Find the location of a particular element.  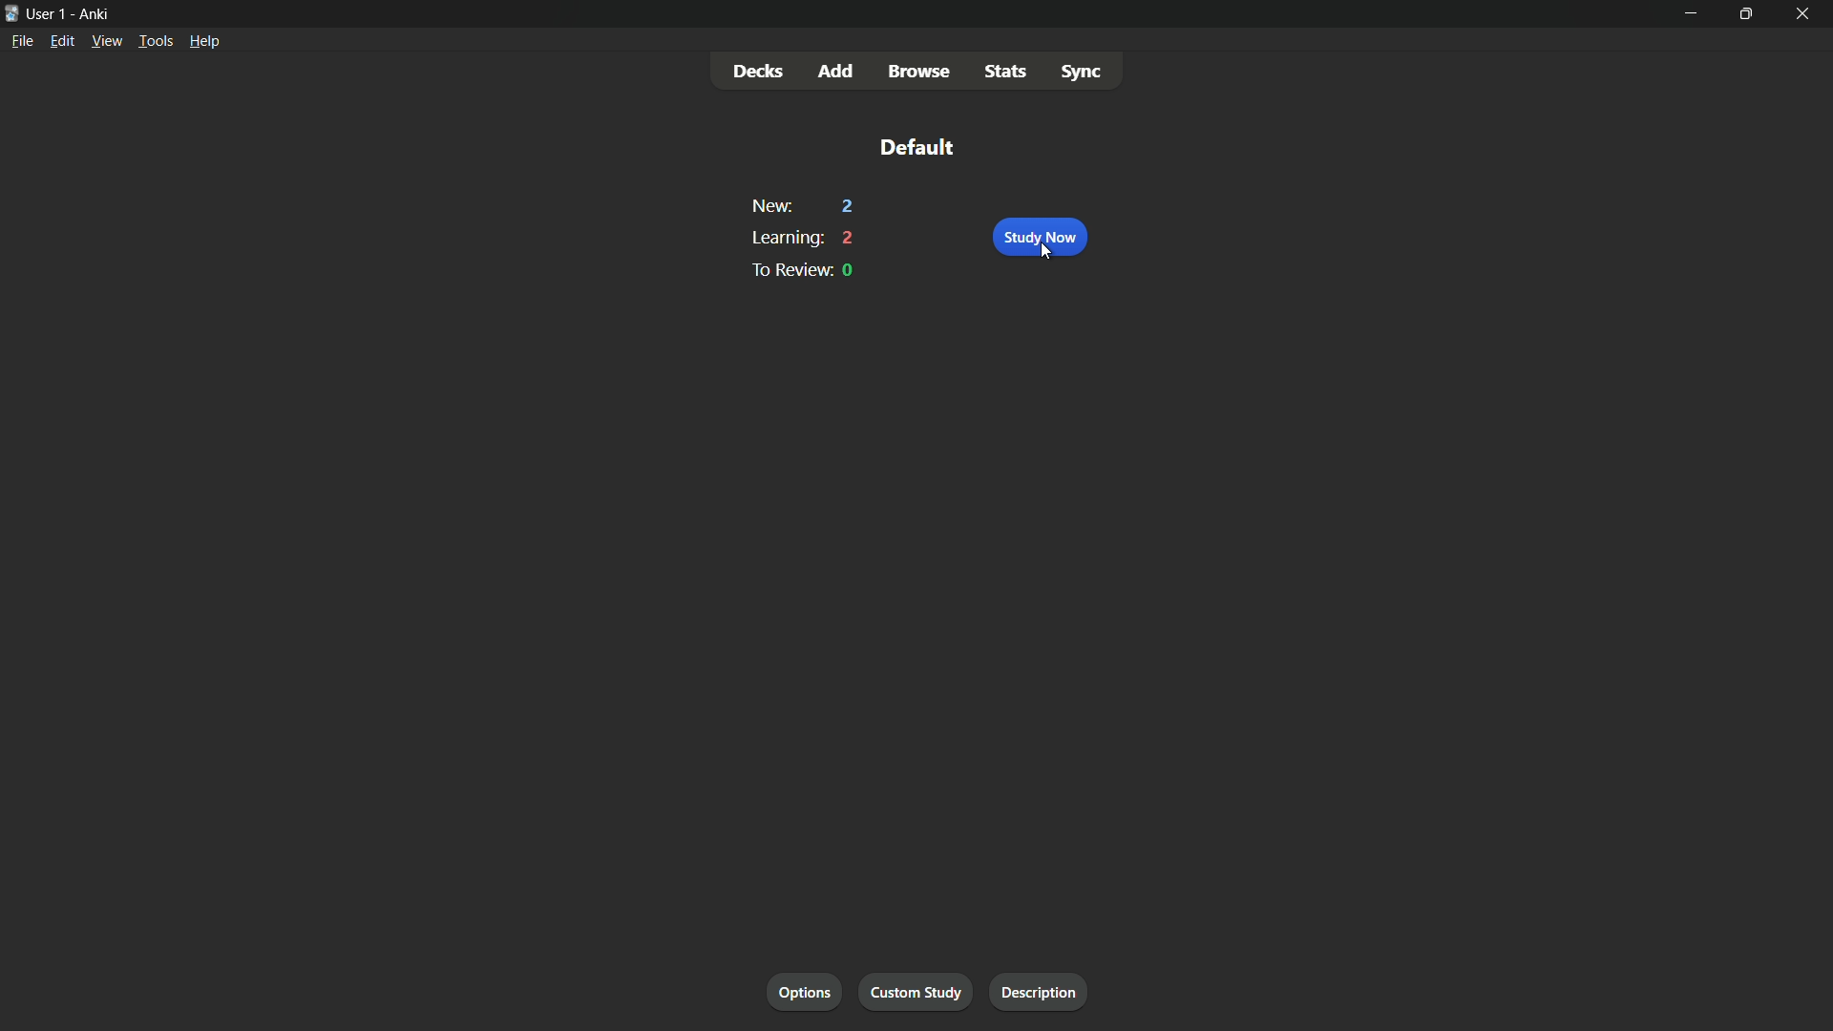

custom study is located at coordinates (917, 990).